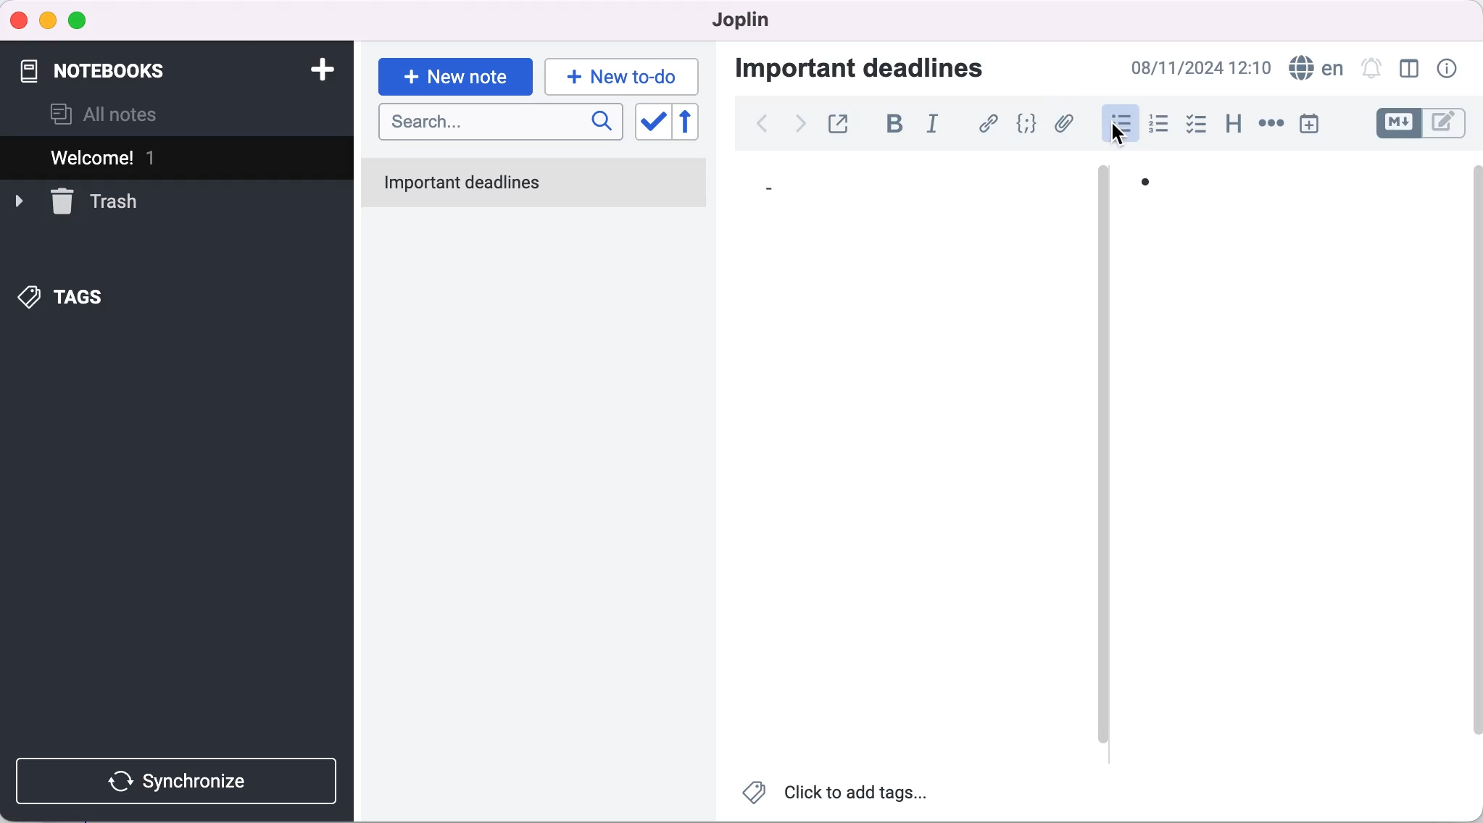 Image resolution: width=1483 pixels, height=823 pixels. What do you see at coordinates (154, 158) in the screenshot?
I see `welcome 1` at bounding box center [154, 158].